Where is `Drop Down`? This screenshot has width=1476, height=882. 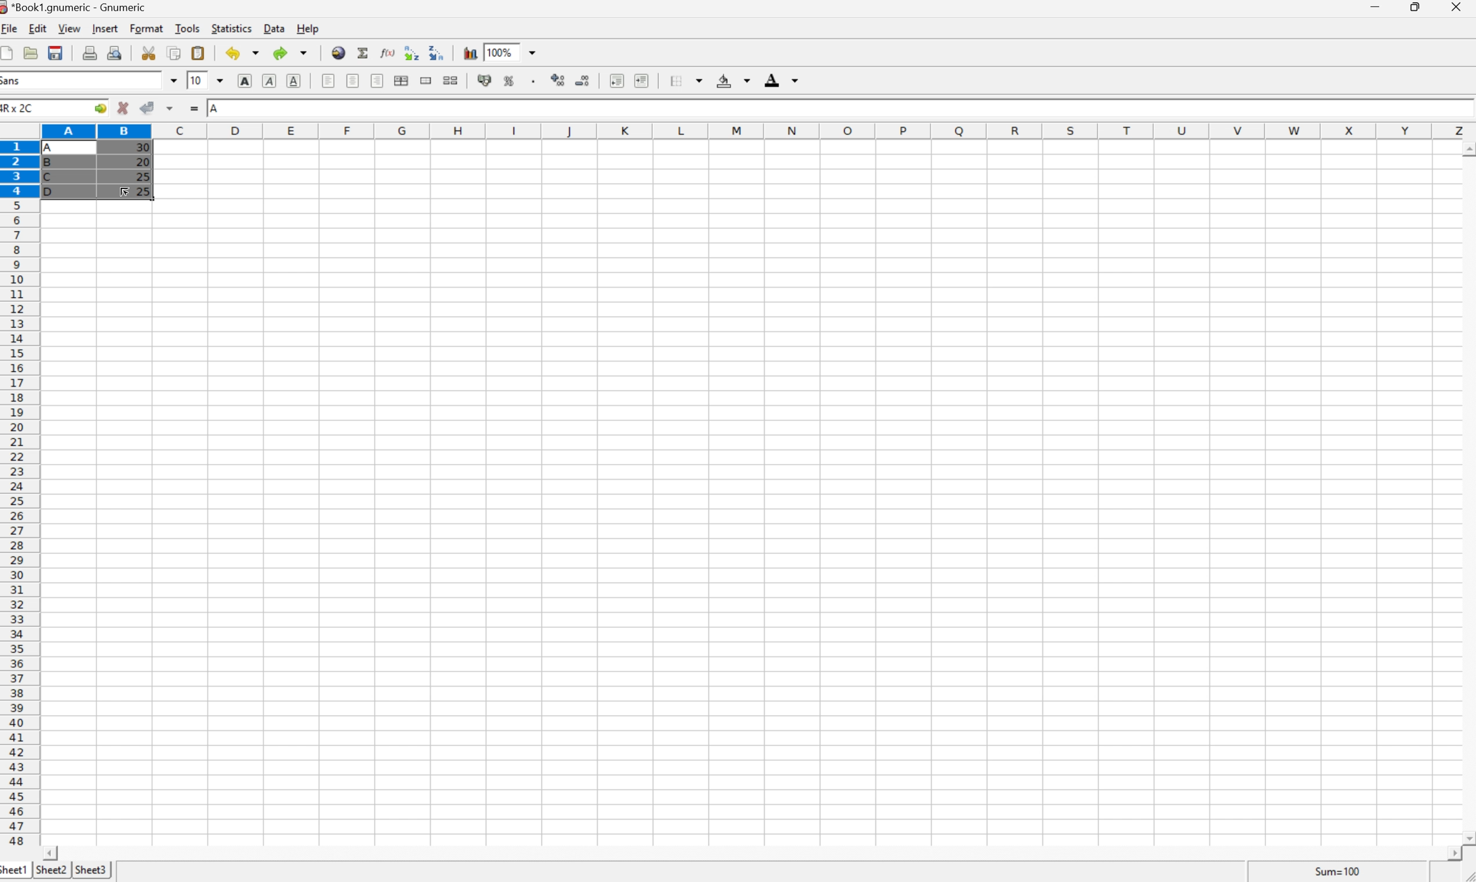
Drop Down is located at coordinates (536, 51).